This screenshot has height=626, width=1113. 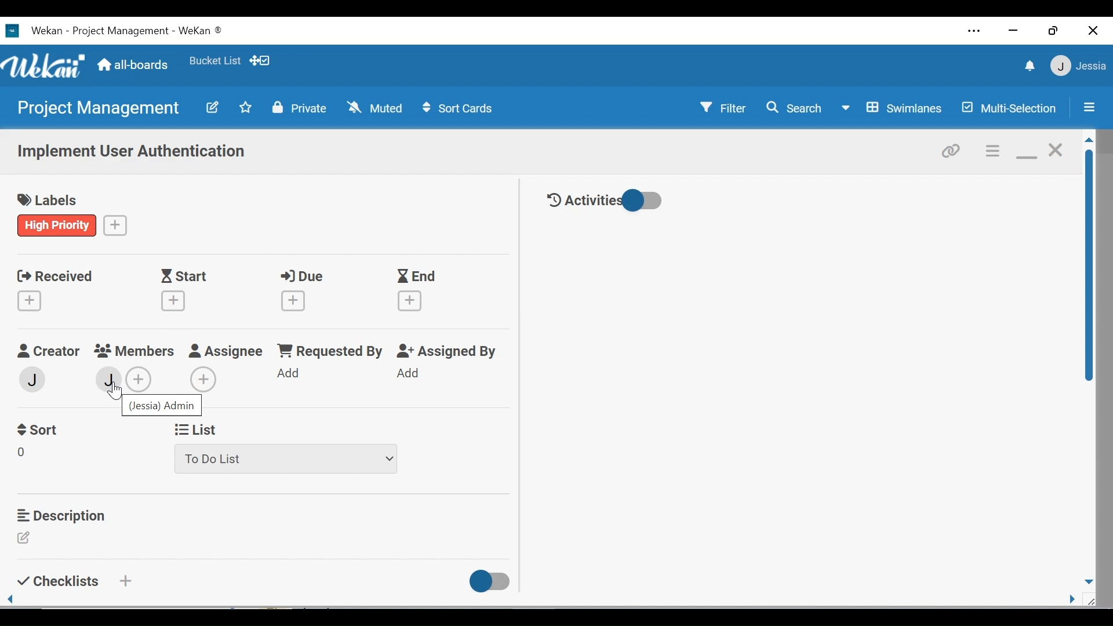 What do you see at coordinates (116, 224) in the screenshot?
I see `add` at bounding box center [116, 224].